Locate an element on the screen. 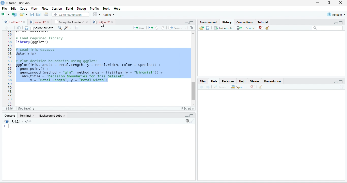  down is located at coordinates (163, 28).